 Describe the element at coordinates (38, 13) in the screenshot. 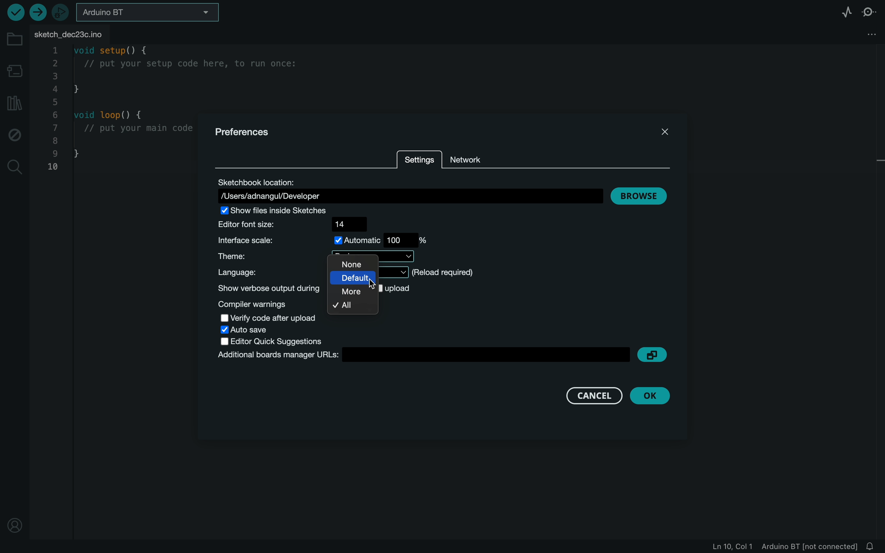

I see `upload` at that location.